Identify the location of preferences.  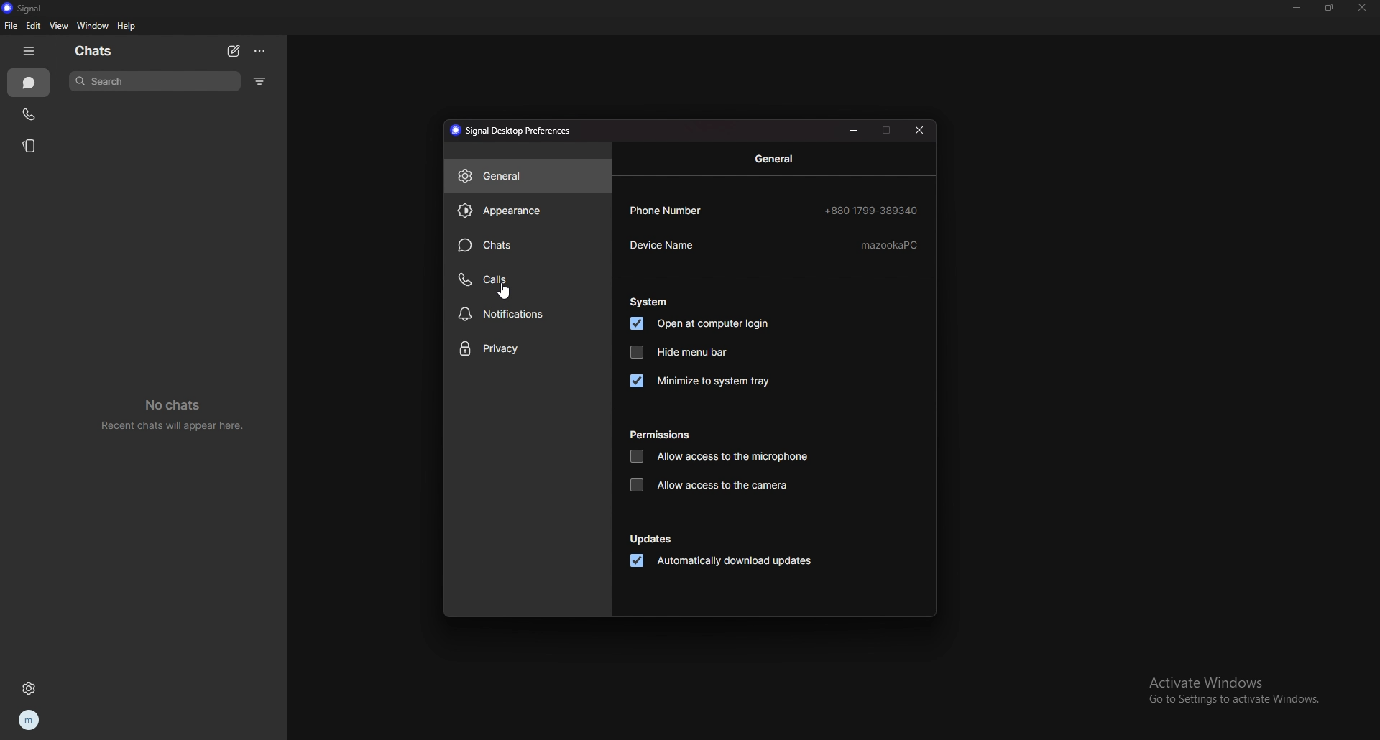
(509, 131).